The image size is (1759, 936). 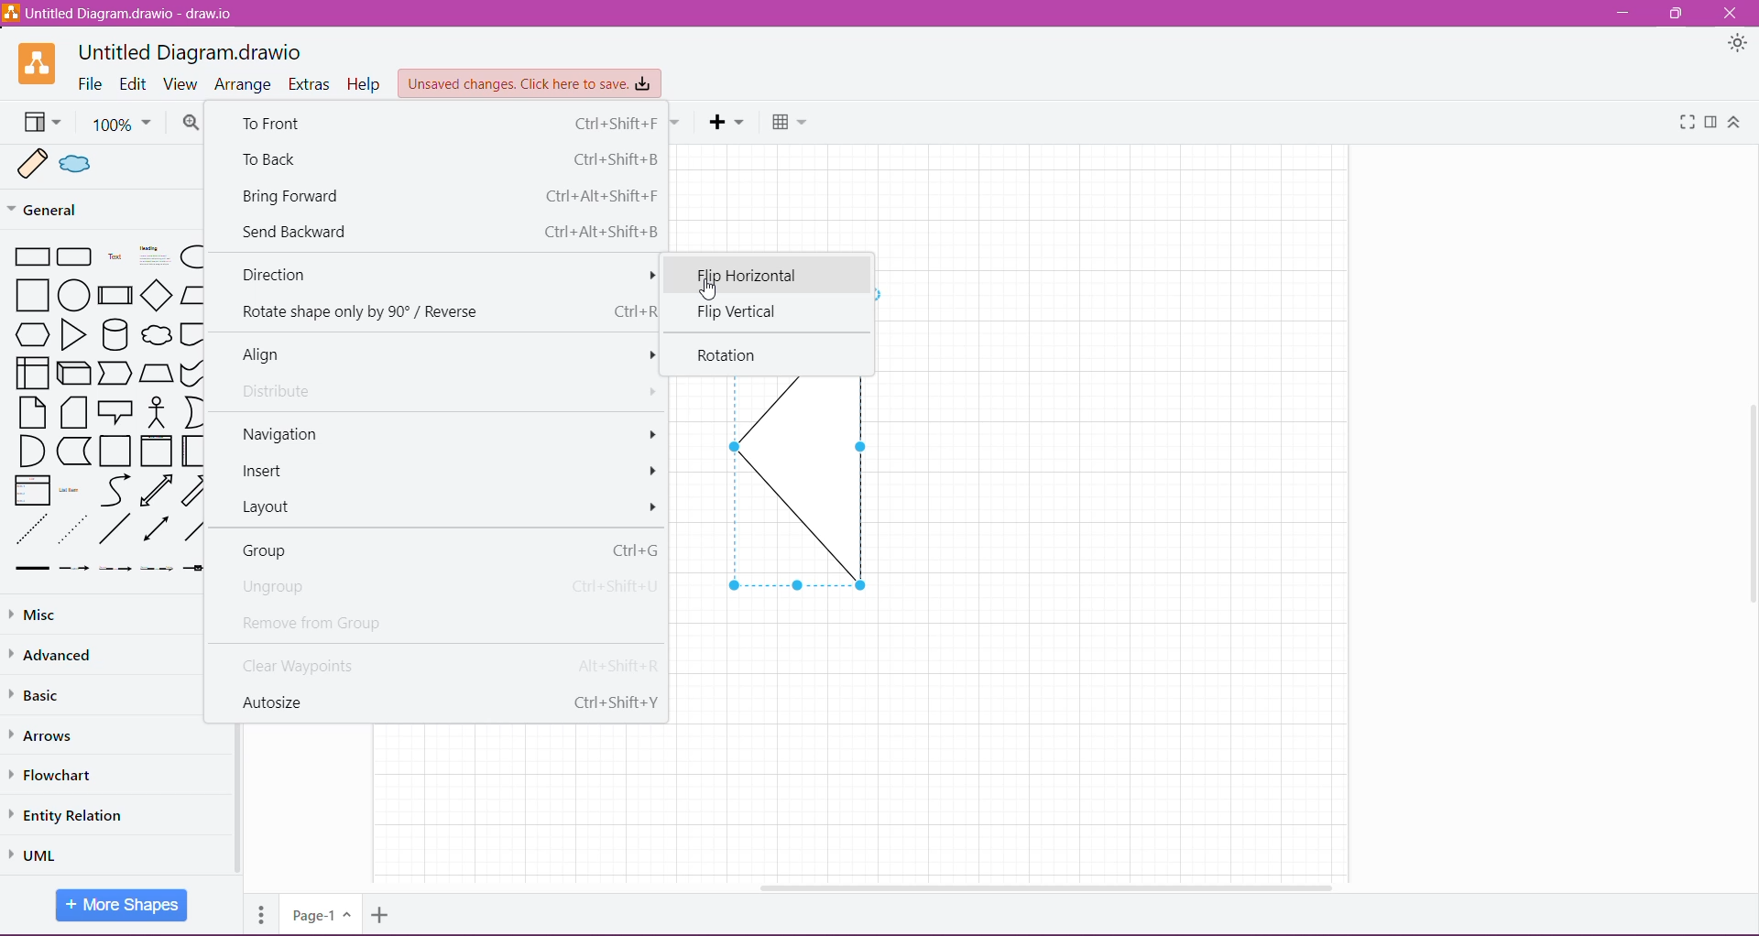 I want to click on Navigation, so click(x=448, y=435).